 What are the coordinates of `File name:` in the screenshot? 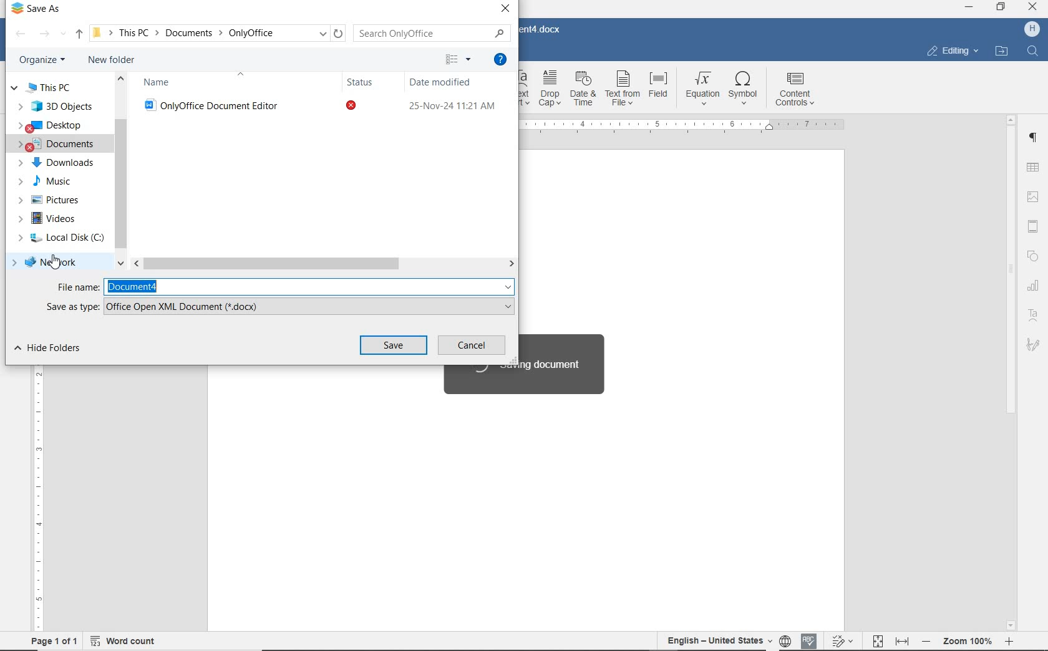 It's located at (77, 288).